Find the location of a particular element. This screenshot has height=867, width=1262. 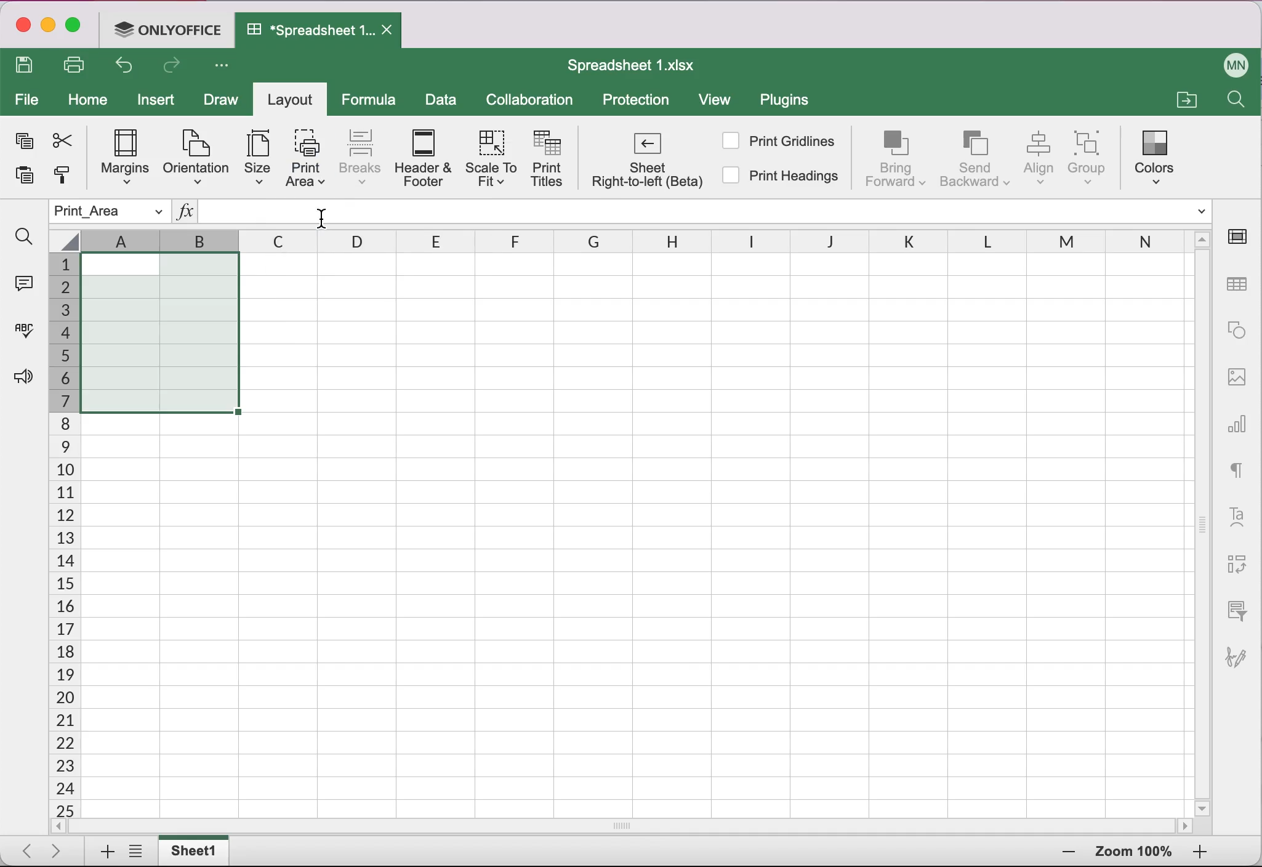

Bring forward is located at coordinates (896, 158).